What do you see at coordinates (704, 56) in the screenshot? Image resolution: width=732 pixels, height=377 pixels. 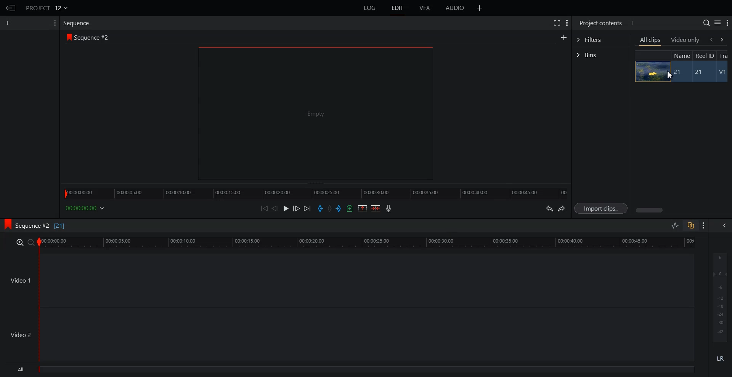 I see `Reel ID` at bounding box center [704, 56].